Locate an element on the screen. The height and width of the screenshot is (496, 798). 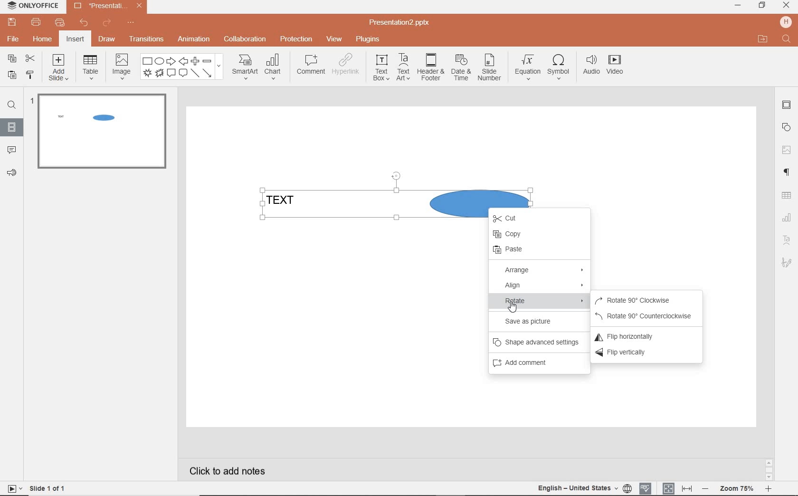
shape advanced settings is located at coordinates (536, 343).